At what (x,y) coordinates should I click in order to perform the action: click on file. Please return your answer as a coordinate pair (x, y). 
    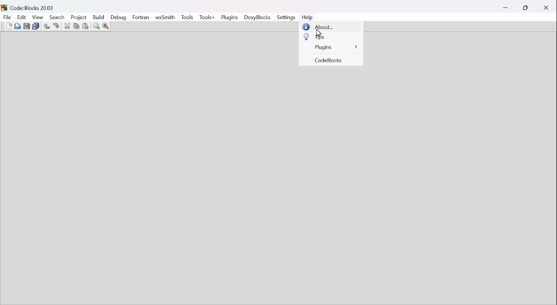
    Looking at the image, I should click on (7, 17).